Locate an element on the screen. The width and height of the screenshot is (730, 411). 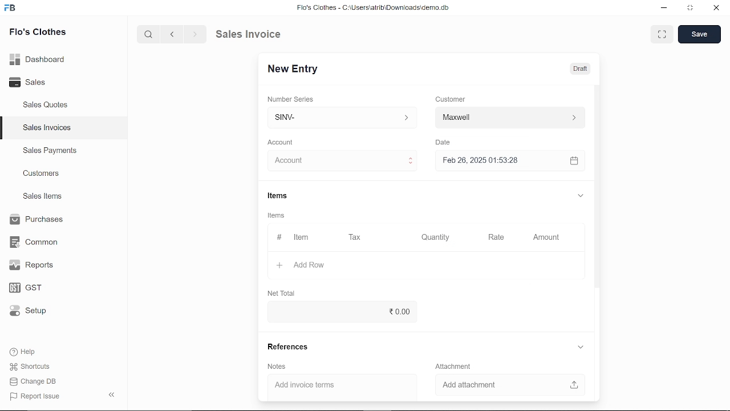
vertical scrollbar is located at coordinates (598, 188).